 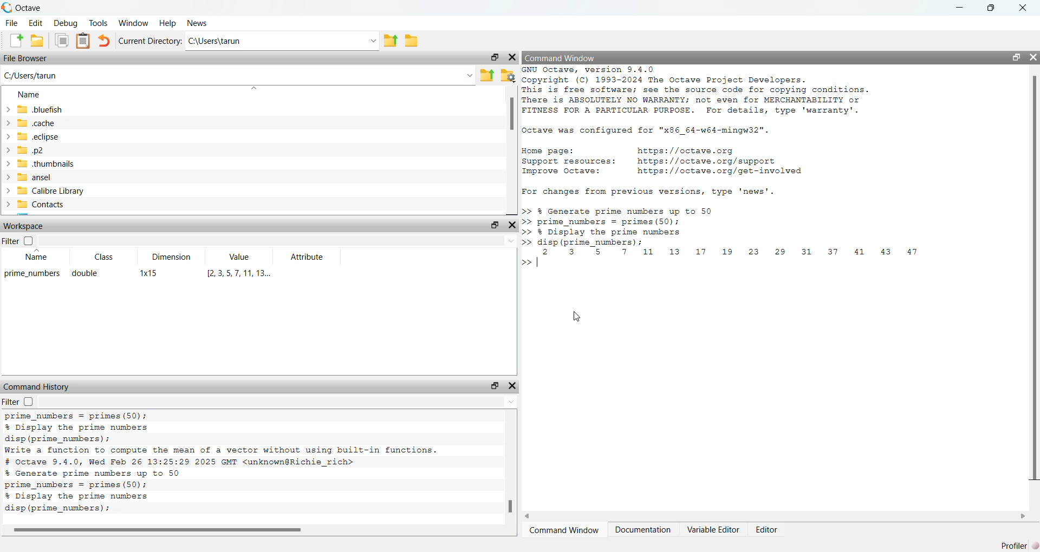 What do you see at coordinates (12, 23) in the screenshot?
I see `file` at bounding box center [12, 23].